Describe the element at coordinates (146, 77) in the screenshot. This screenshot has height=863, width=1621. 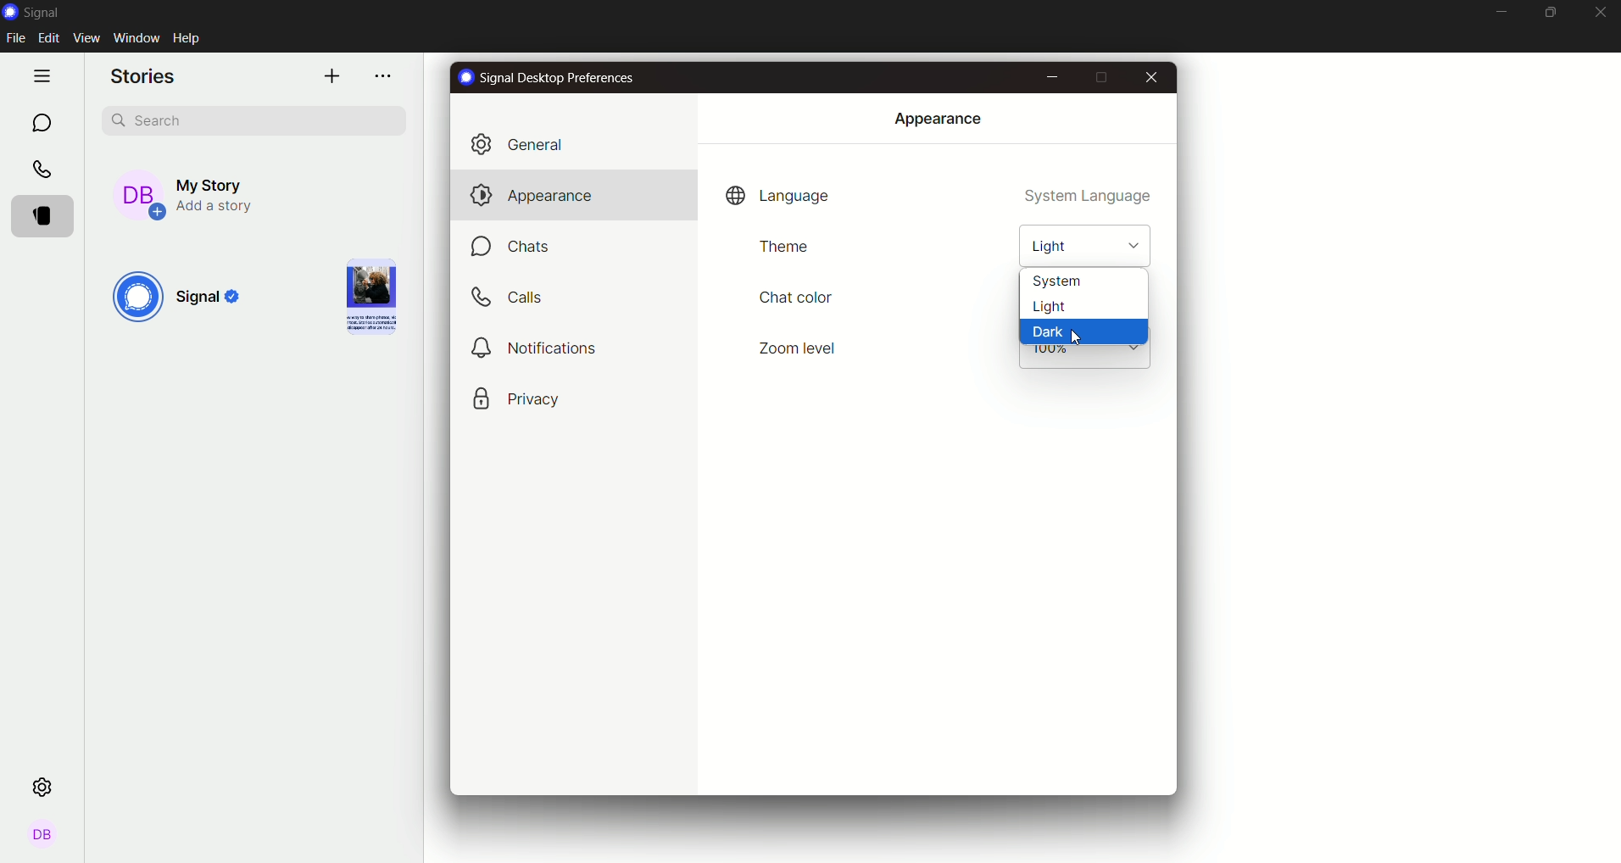
I see `stories` at that location.